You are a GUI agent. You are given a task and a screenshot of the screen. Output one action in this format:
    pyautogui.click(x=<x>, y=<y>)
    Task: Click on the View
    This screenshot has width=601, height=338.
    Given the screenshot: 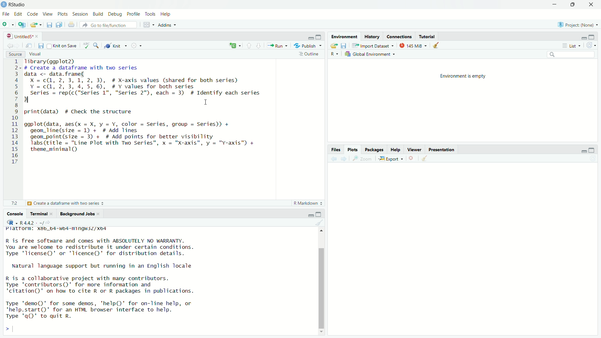 What is the action you would take?
    pyautogui.click(x=48, y=15)
    